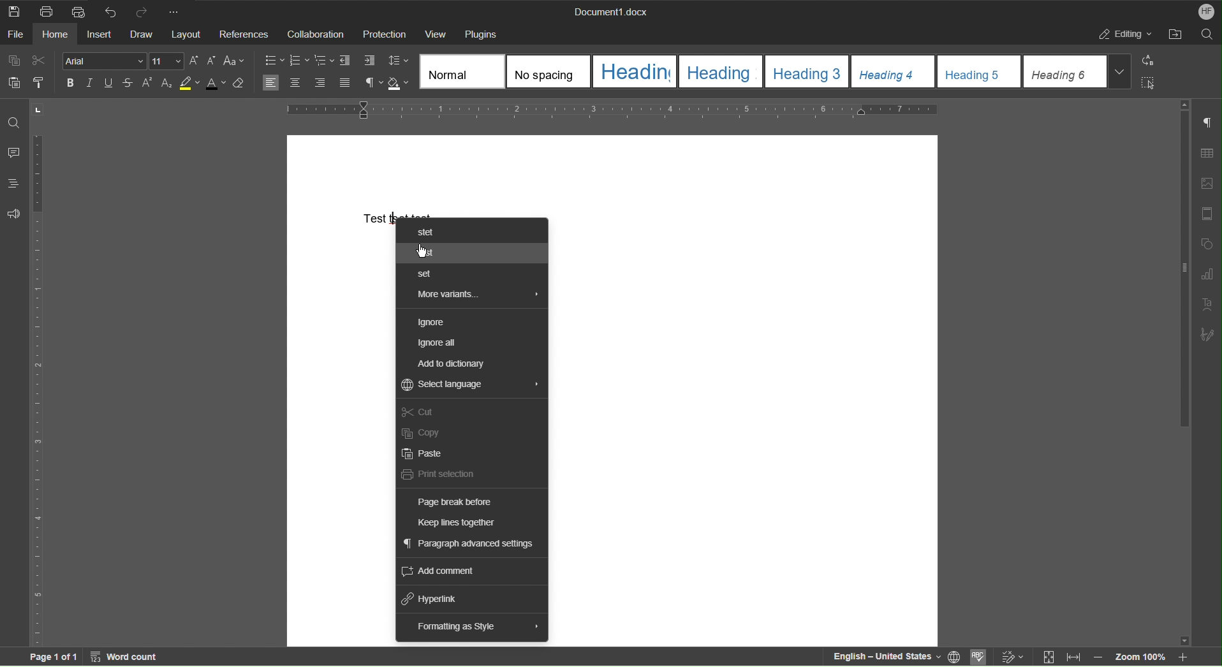  What do you see at coordinates (40, 61) in the screenshot?
I see `Cut` at bounding box center [40, 61].